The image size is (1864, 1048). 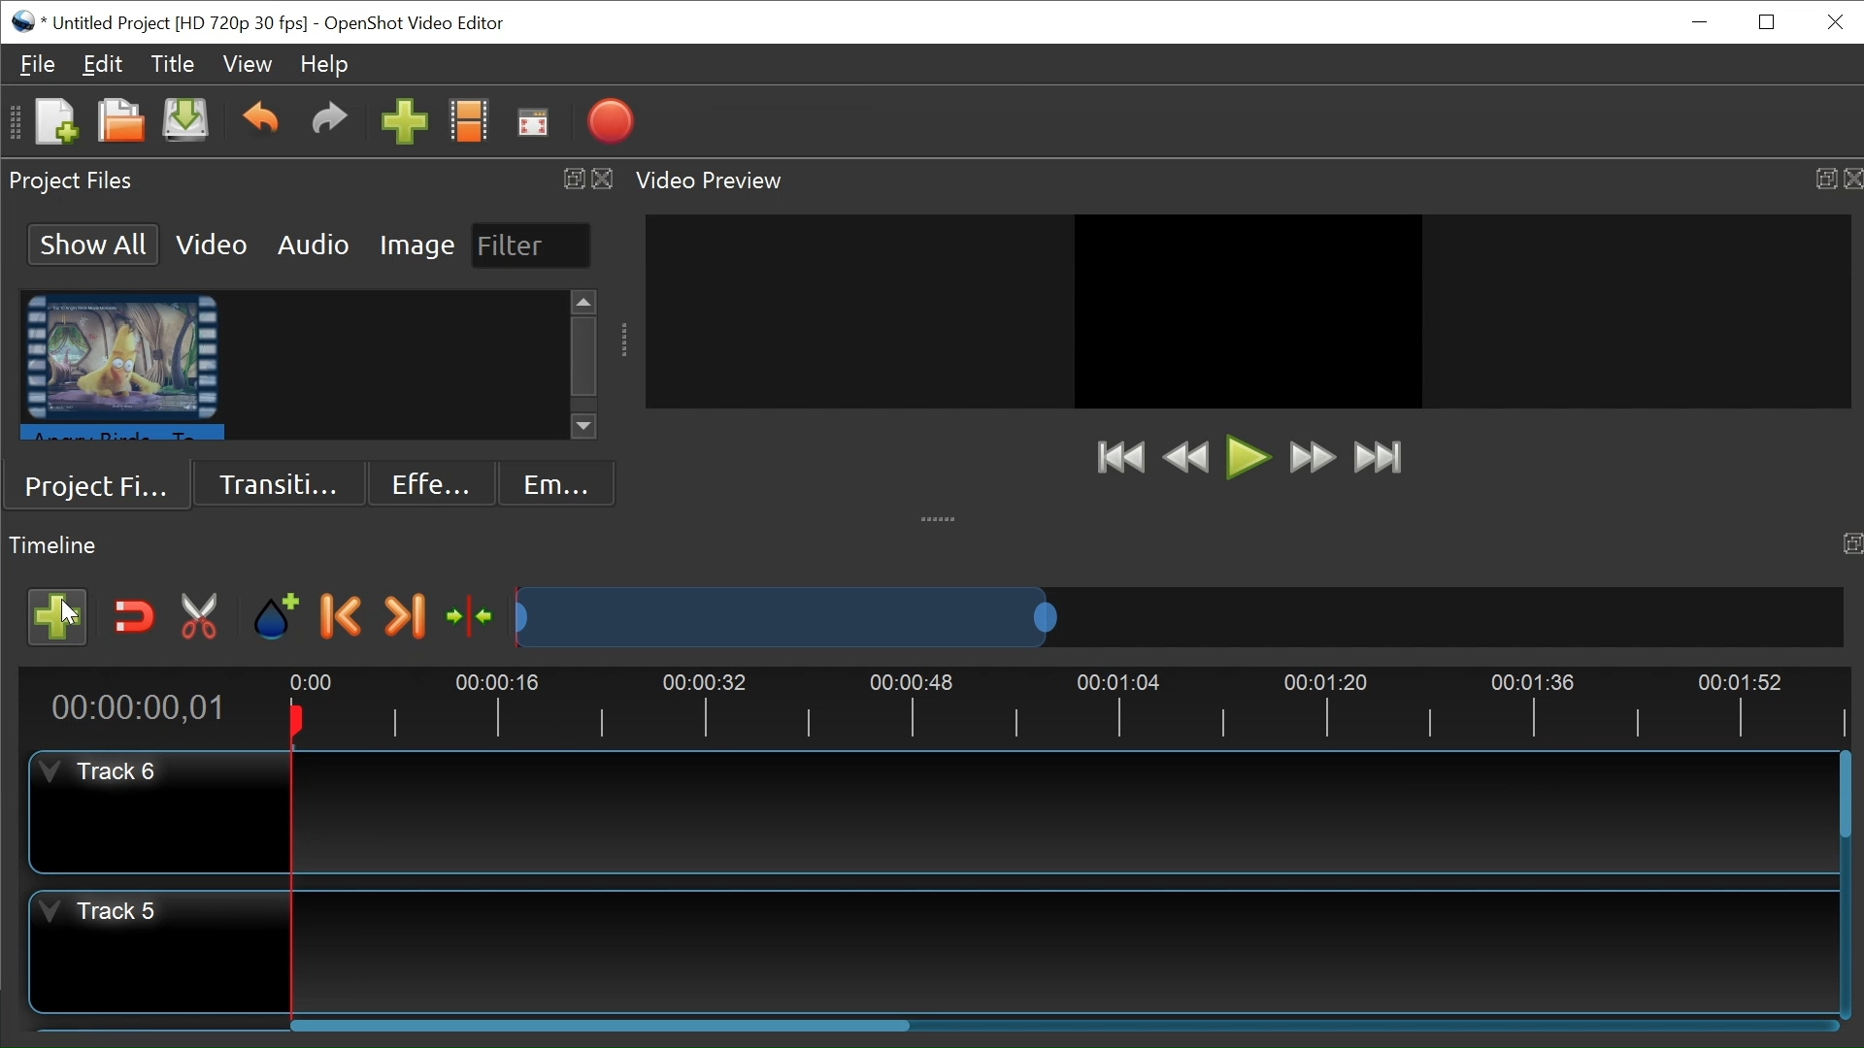 What do you see at coordinates (469, 119) in the screenshot?
I see `Choose Profile` at bounding box center [469, 119].